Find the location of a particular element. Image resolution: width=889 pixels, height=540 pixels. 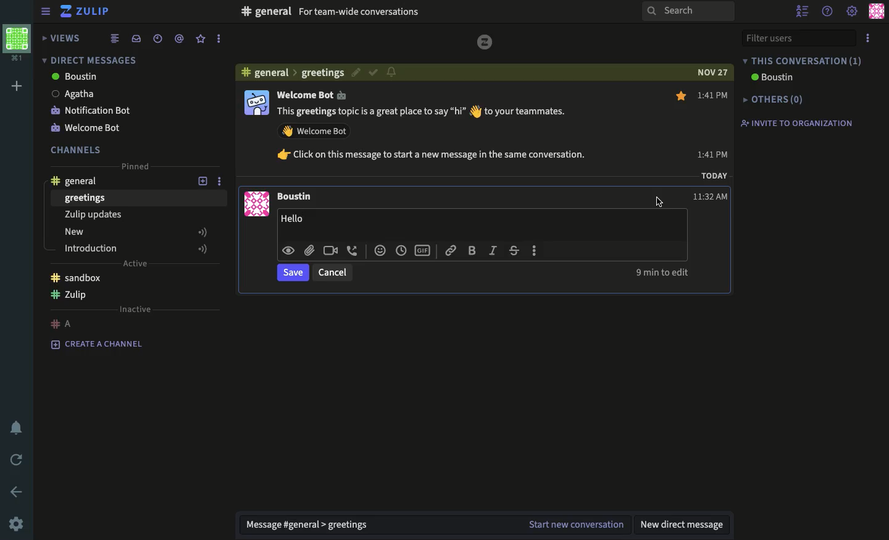

inbox is located at coordinates (136, 38).